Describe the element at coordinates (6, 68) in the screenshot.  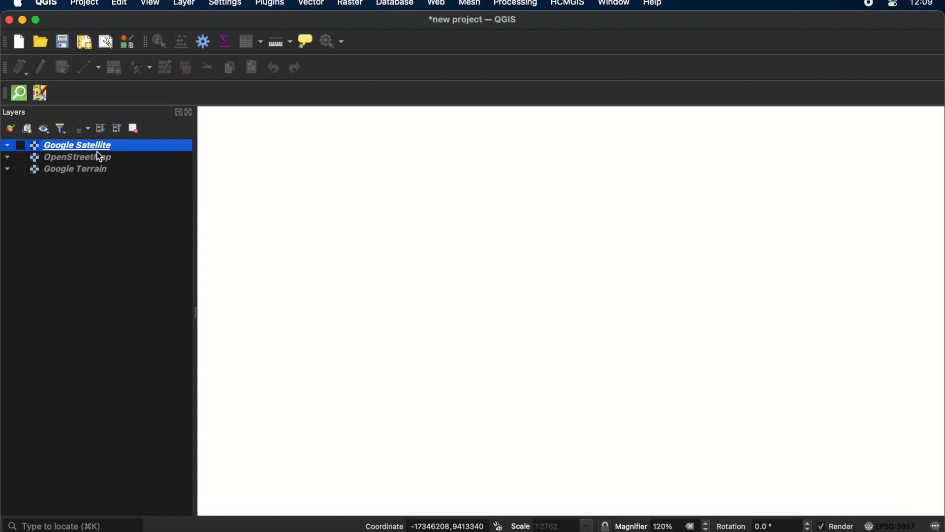
I see `digitizing toolbar` at that location.